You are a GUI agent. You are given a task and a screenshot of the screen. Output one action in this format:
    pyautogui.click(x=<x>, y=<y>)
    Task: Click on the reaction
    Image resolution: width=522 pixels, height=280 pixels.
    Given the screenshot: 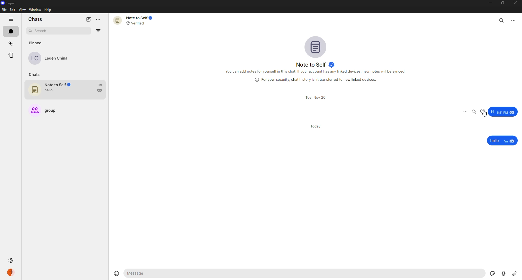 What is the action you would take?
    pyautogui.click(x=483, y=111)
    